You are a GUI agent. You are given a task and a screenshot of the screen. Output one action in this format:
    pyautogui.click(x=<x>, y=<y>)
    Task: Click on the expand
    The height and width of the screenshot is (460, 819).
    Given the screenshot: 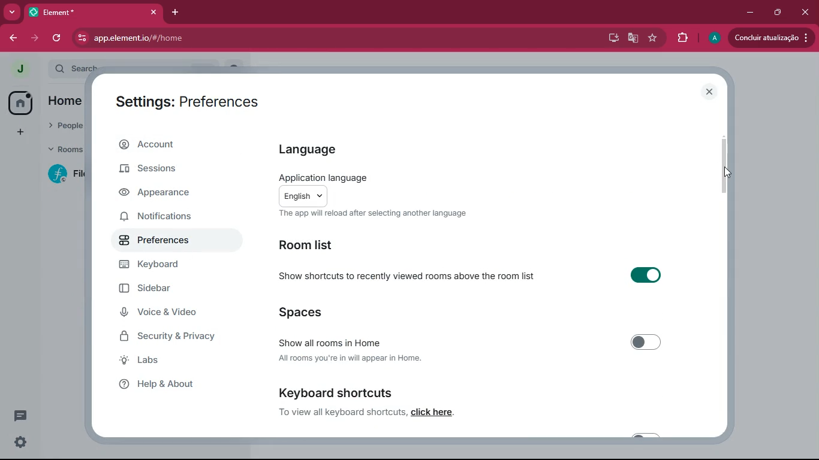 What is the action you would take?
    pyautogui.click(x=40, y=69)
    